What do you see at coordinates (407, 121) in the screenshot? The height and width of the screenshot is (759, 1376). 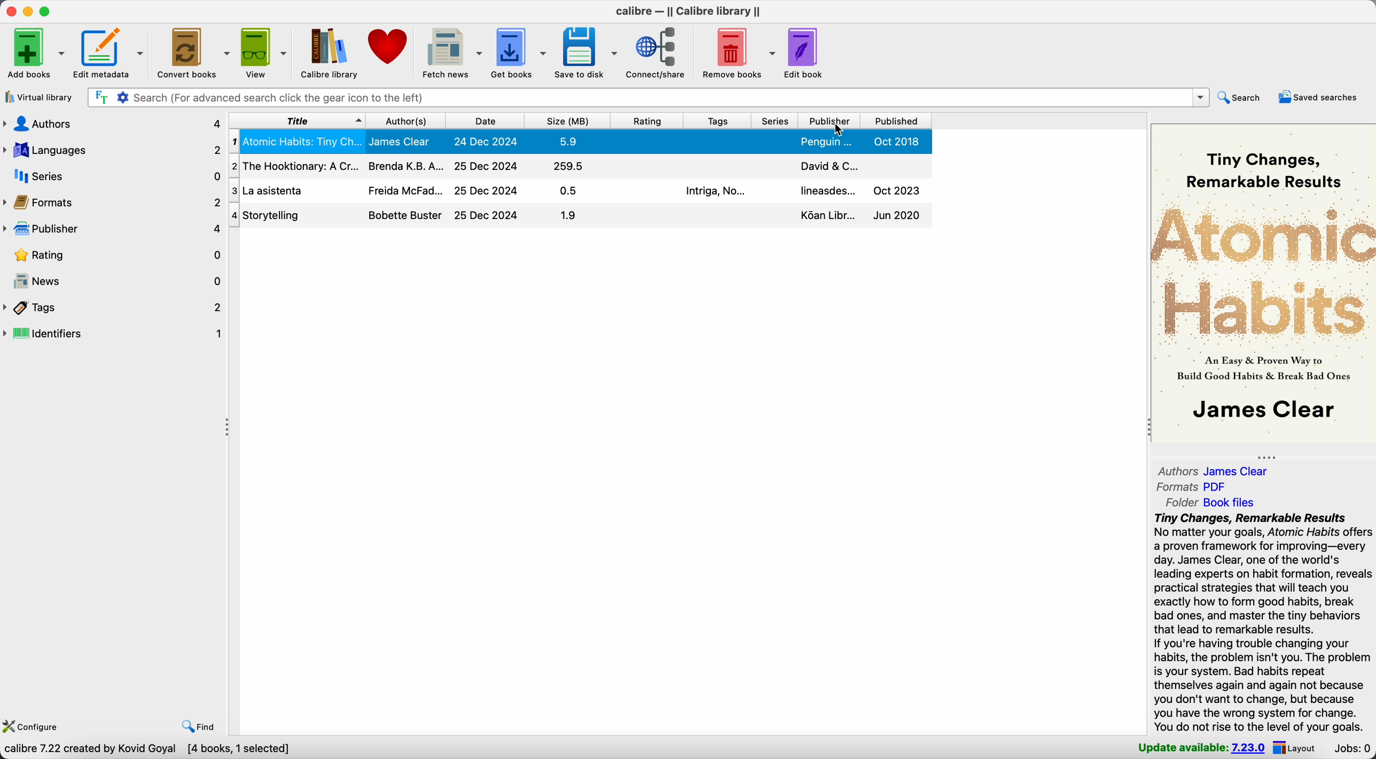 I see `authors` at bounding box center [407, 121].